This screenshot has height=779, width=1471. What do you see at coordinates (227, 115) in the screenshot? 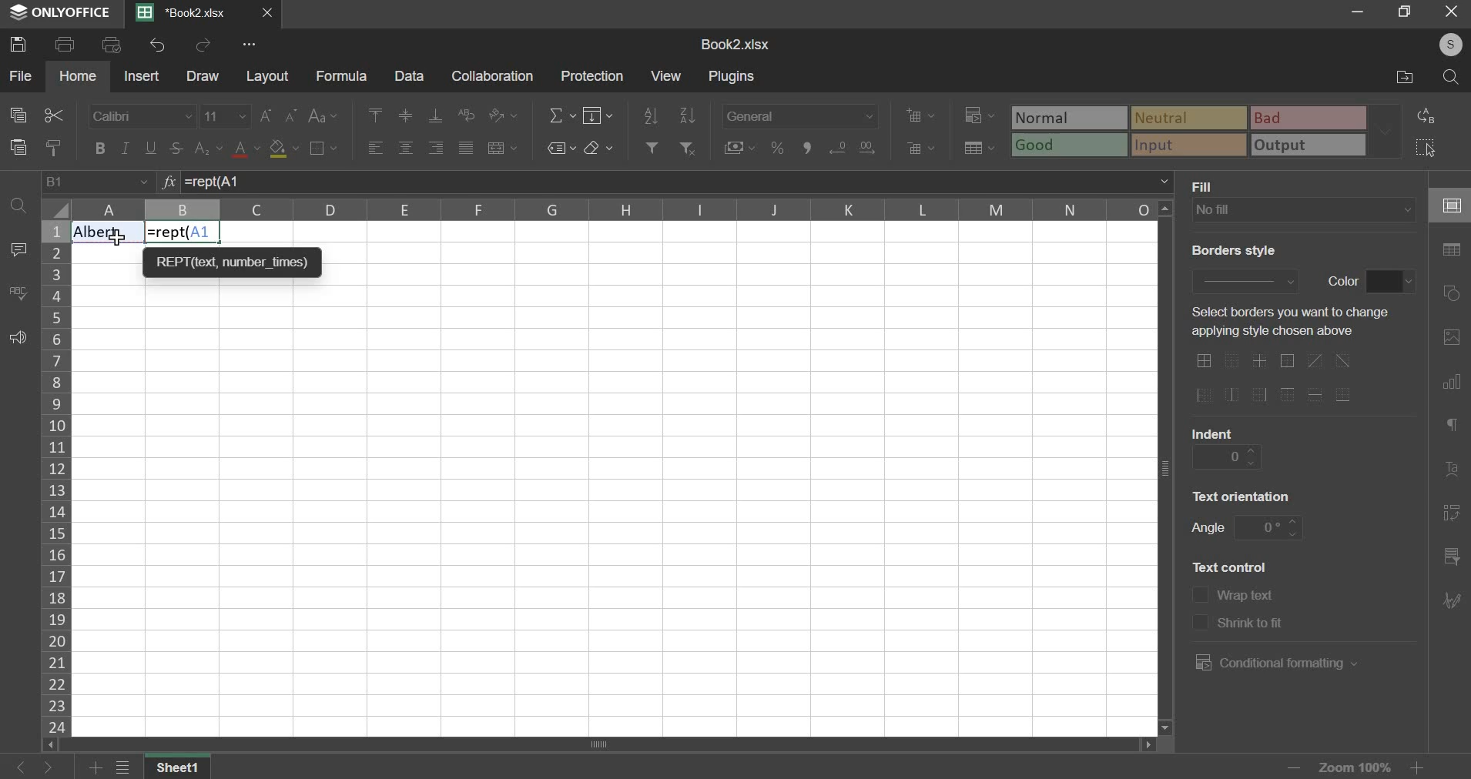
I see `font size` at bounding box center [227, 115].